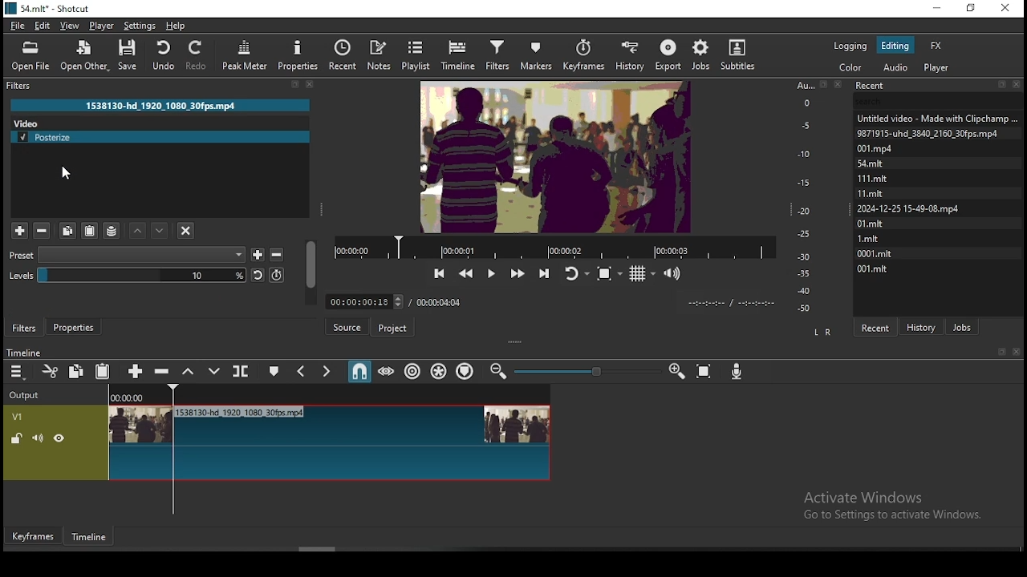 The width and height of the screenshot is (1027, 577). I want to click on 11.mit, so click(869, 192).